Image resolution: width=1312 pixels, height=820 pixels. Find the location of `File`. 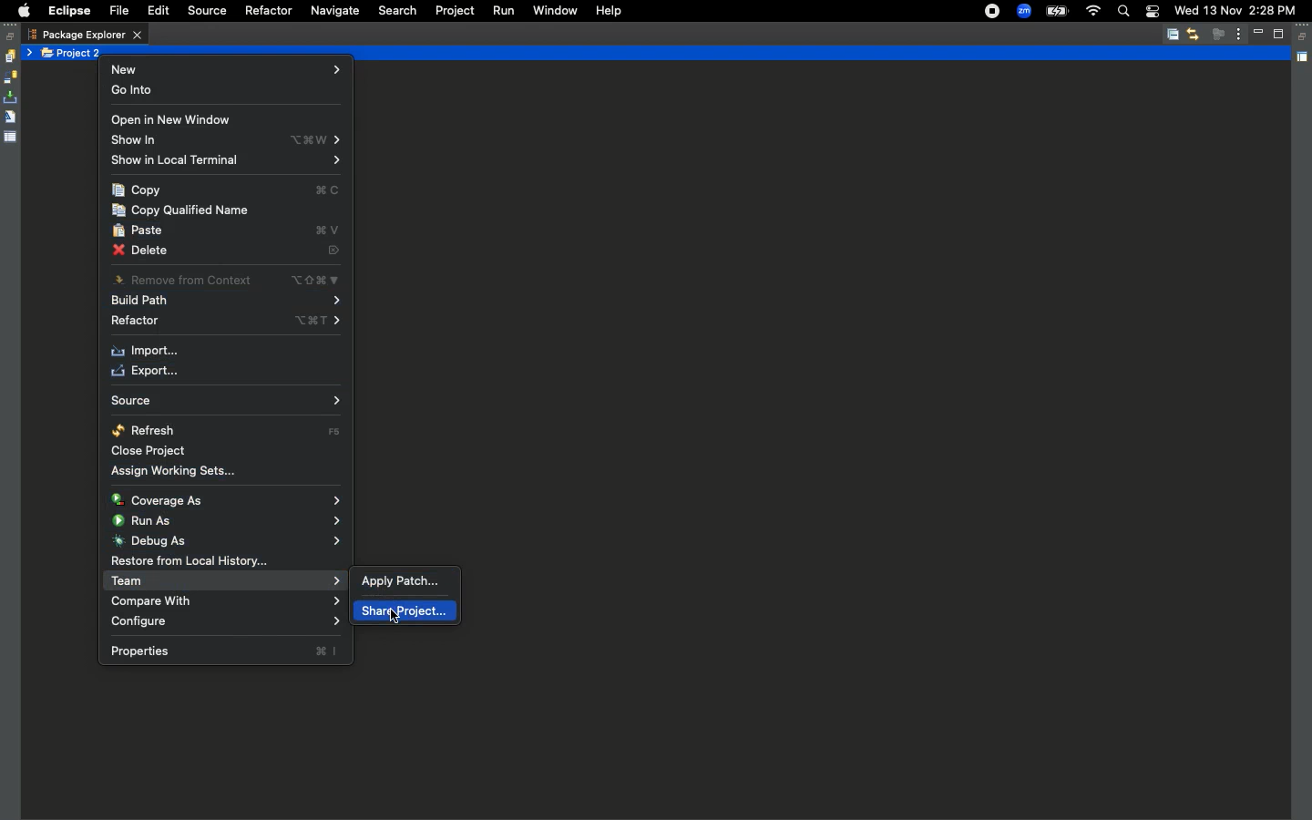

File is located at coordinates (118, 12).